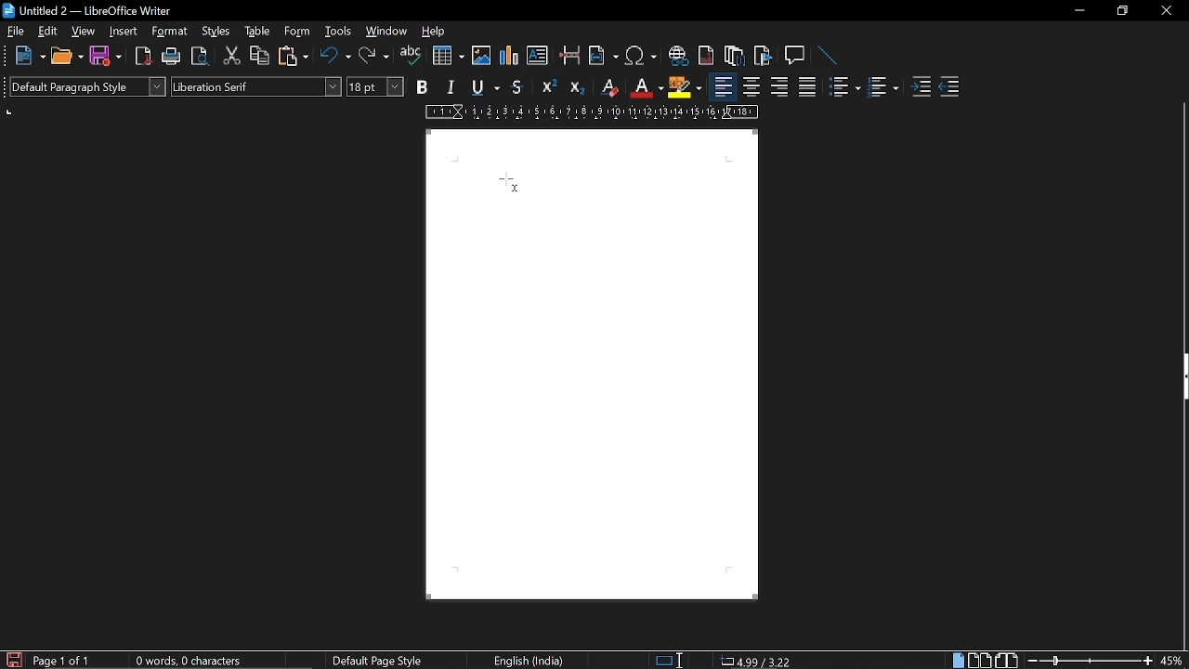 This screenshot has width=1189, height=669. I want to click on paragraph style, so click(87, 85).